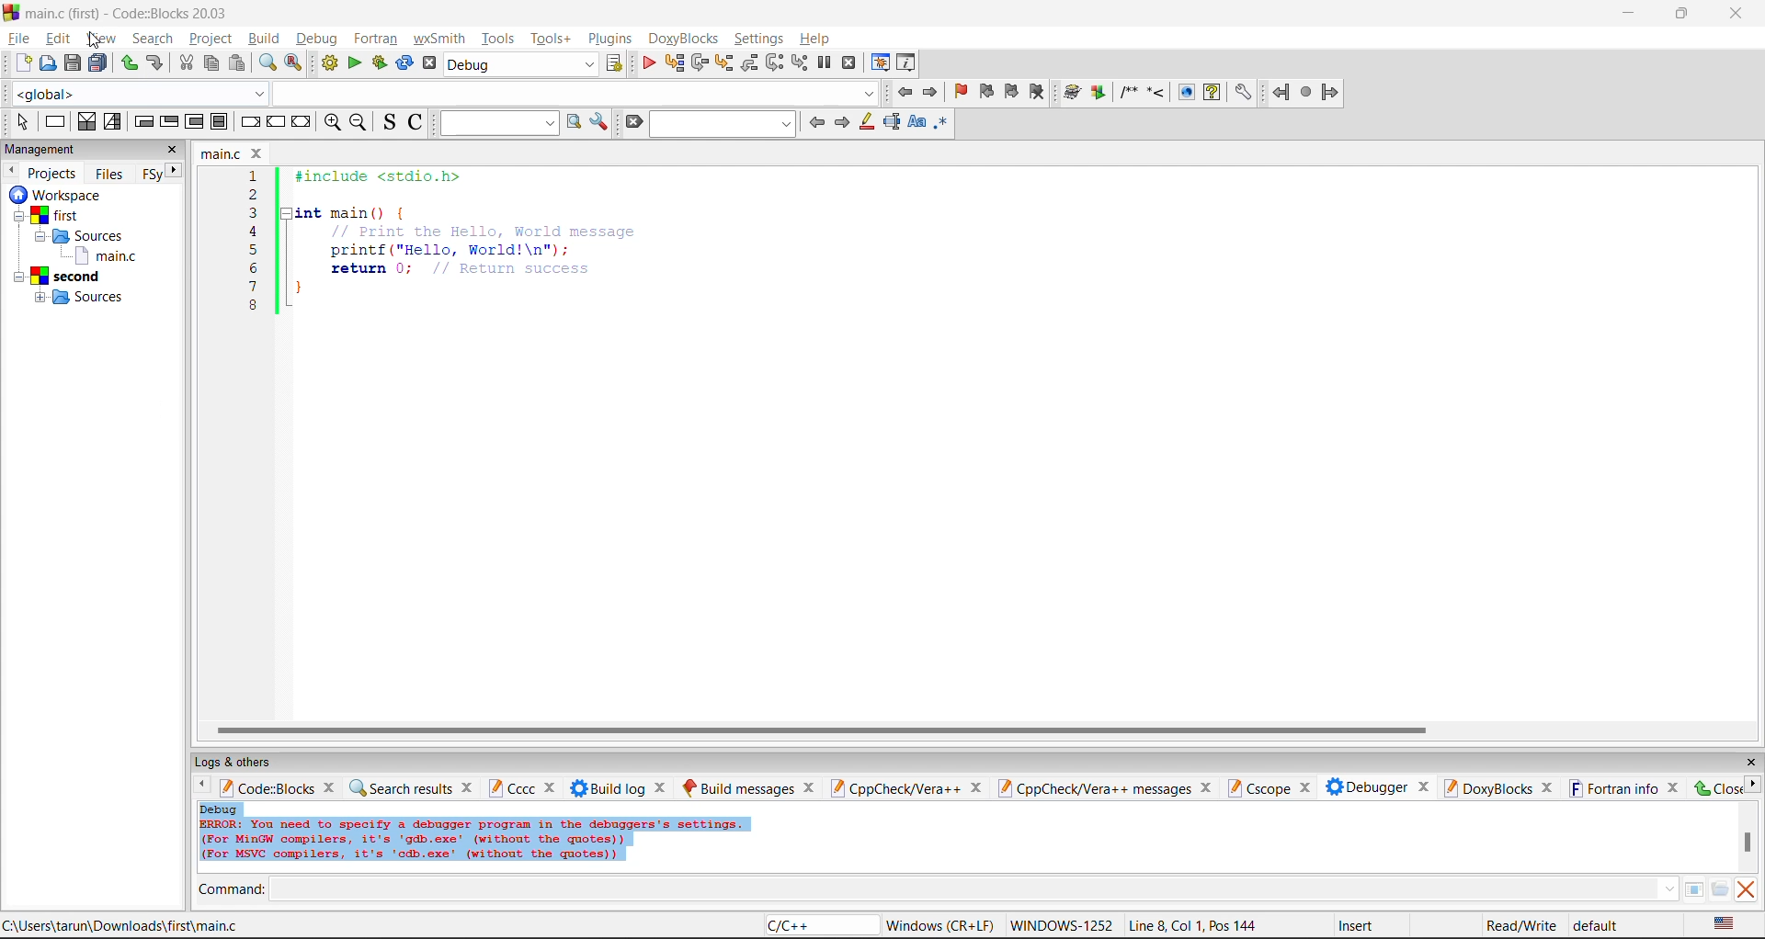 The image size is (1765, 939). I want to click on clear bookmarks, so click(1040, 91).